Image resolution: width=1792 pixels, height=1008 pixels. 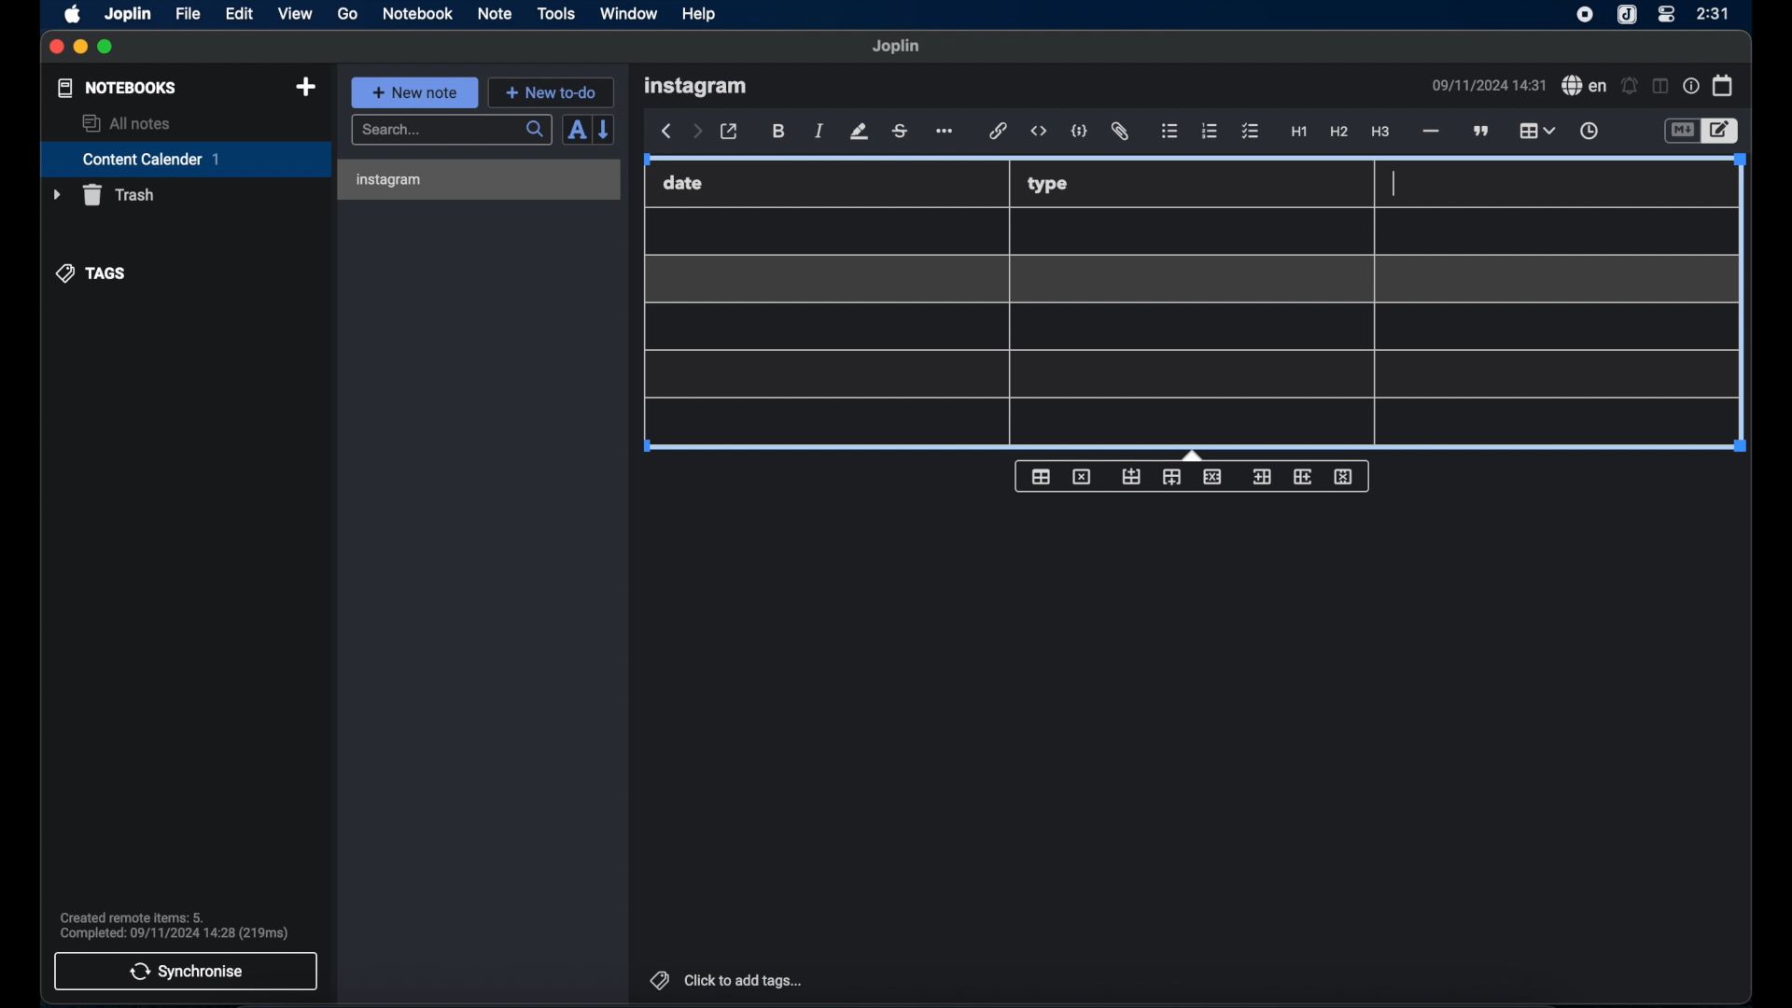 What do you see at coordinates (1078, 131) in the screenshot?
I see `code` at bounding box center [1078, 131].